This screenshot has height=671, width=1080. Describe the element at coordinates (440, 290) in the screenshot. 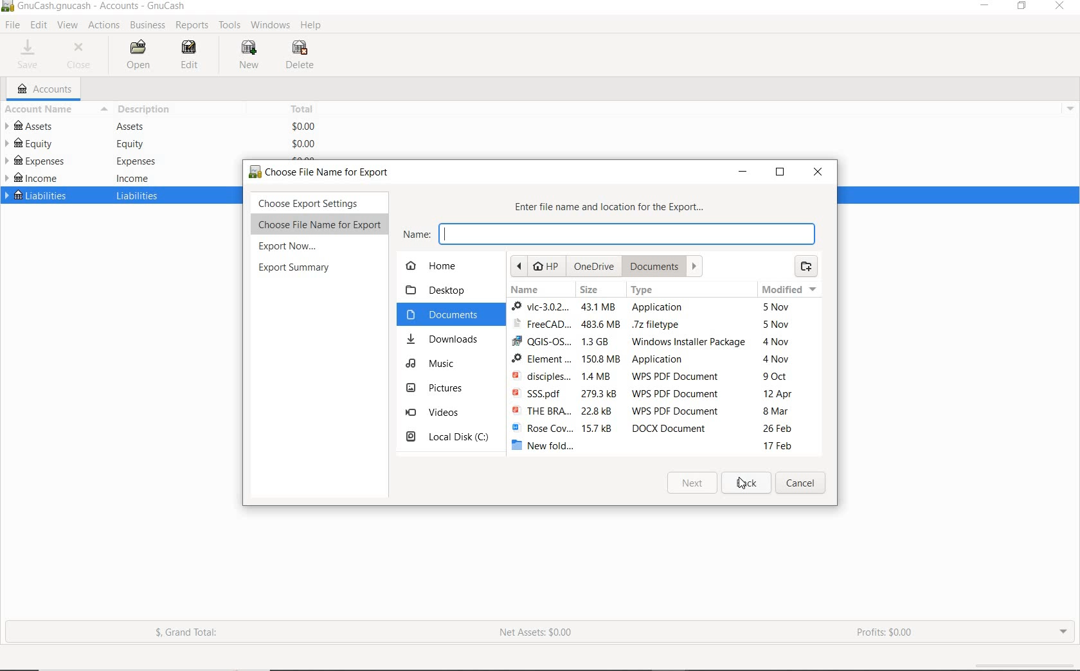

I see `desktop` at that location.